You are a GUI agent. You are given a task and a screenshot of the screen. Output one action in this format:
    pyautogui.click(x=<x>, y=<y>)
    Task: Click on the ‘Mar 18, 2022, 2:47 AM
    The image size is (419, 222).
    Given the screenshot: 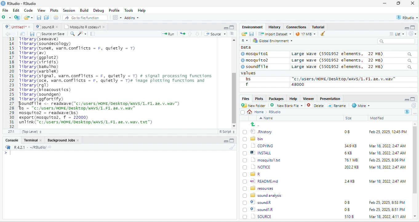 What is the action you would take?
    pyautogui.click(x=387, y=167)
    